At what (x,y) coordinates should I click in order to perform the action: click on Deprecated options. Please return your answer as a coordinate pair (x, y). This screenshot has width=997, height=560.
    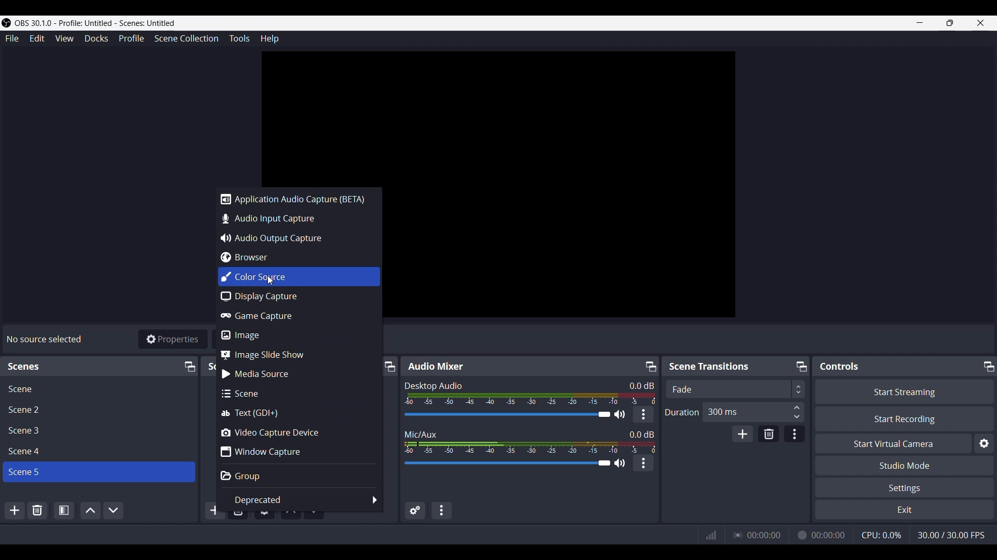
    Looking at the image, I should click on (300, 500).